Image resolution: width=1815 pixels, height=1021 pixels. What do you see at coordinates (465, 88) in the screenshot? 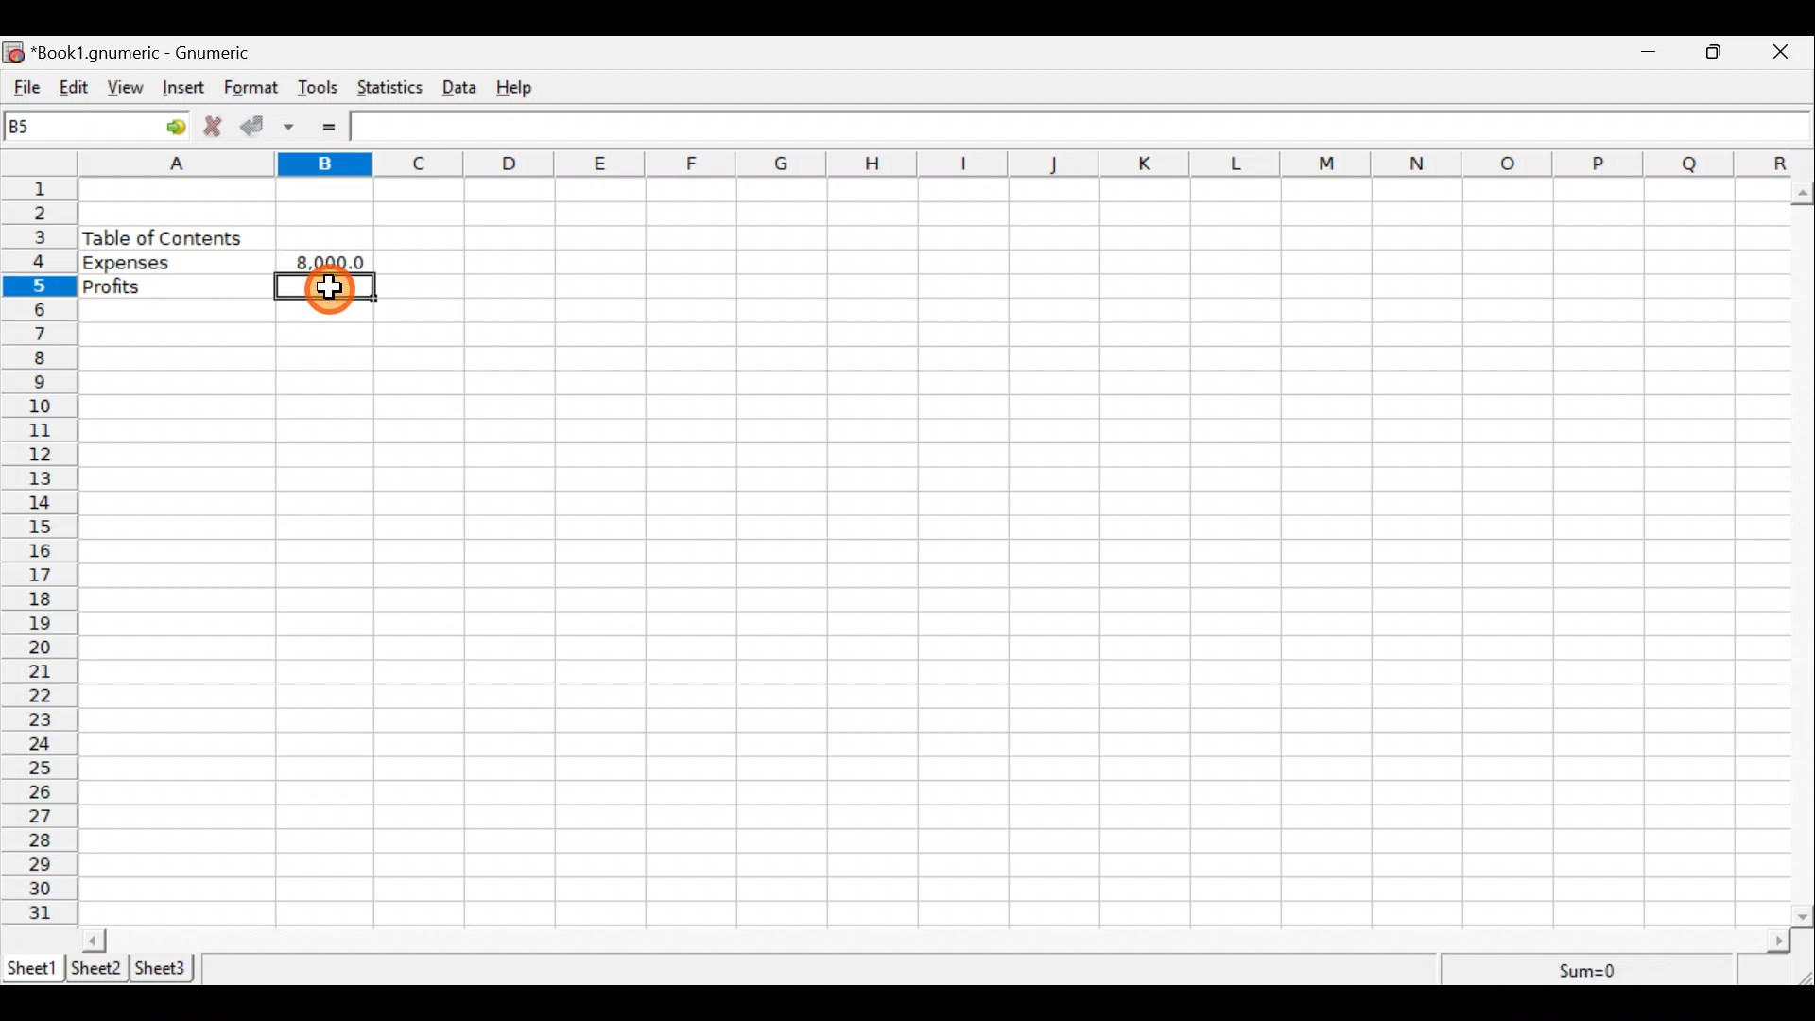
I see `Data` at bounding box center [465, 88].